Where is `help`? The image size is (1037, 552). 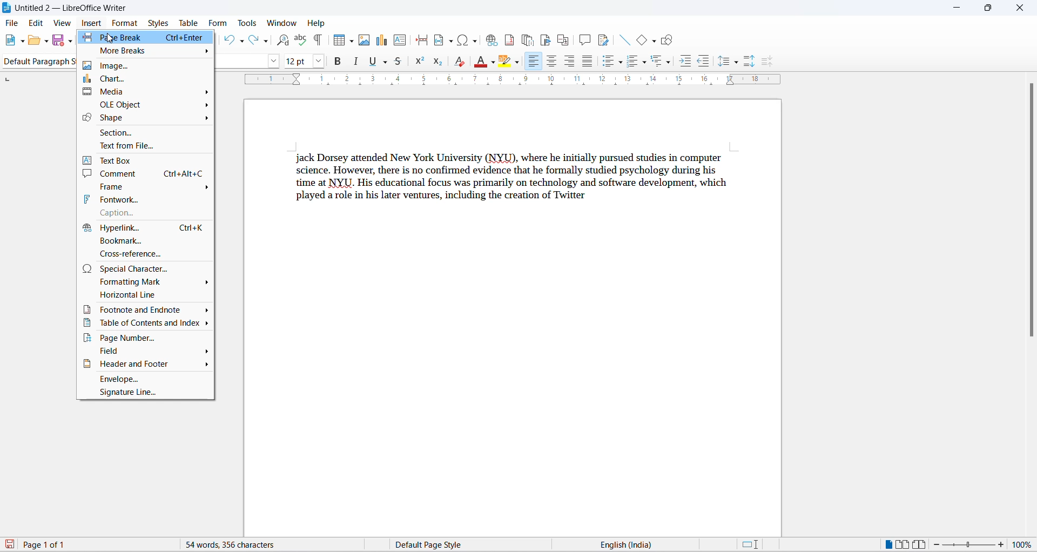 help is located at coordinates (315, 23).